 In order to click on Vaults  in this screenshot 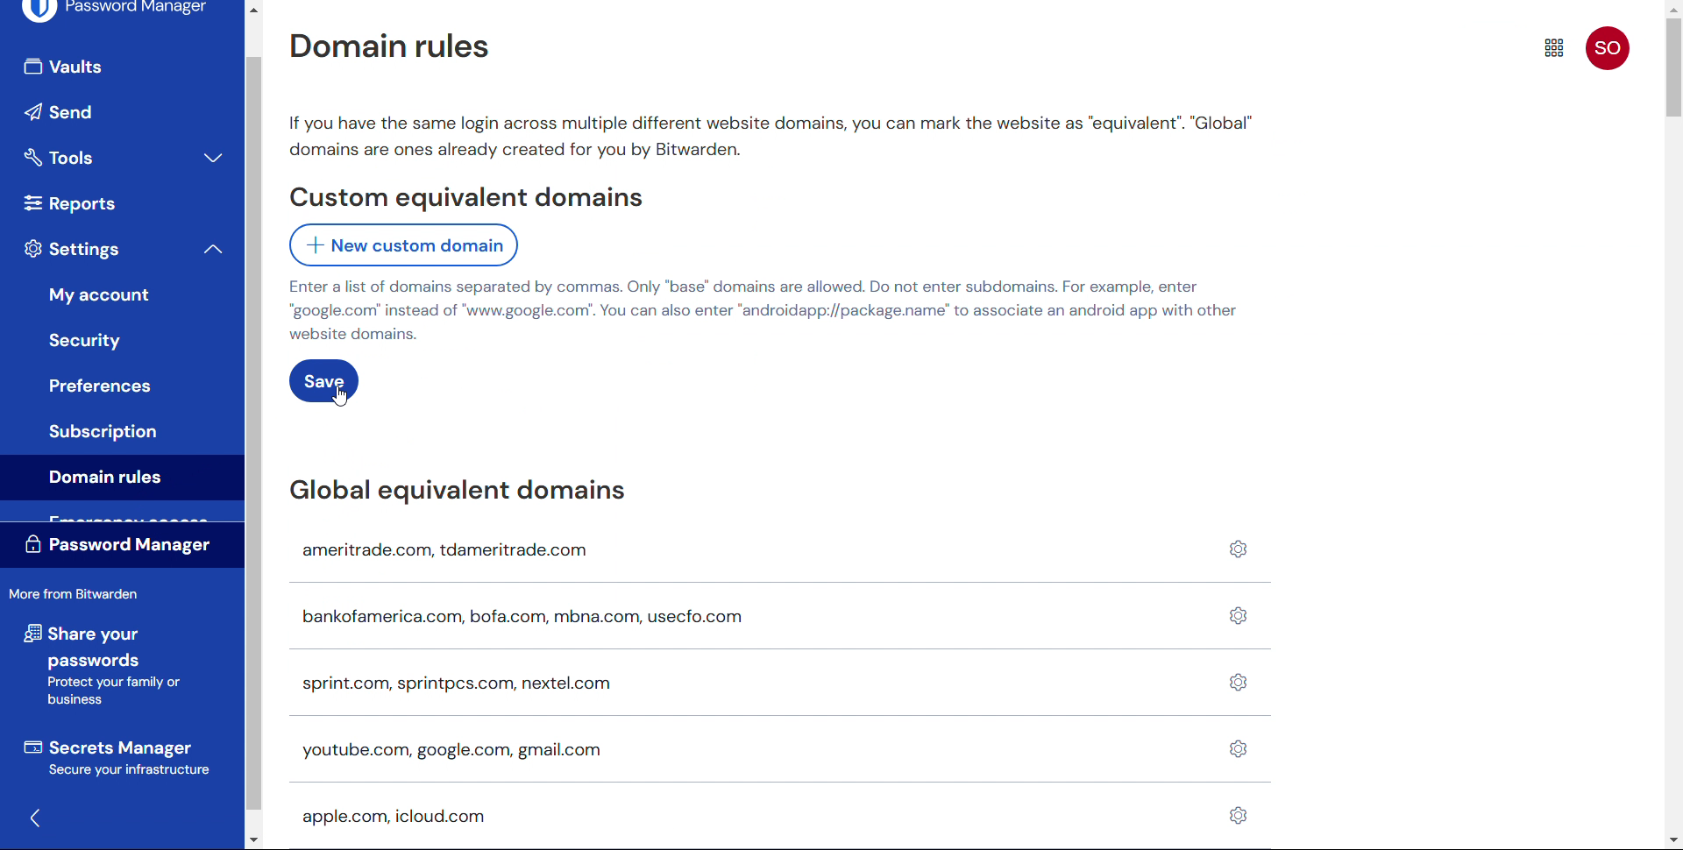, I will do `click(117, 67)`.